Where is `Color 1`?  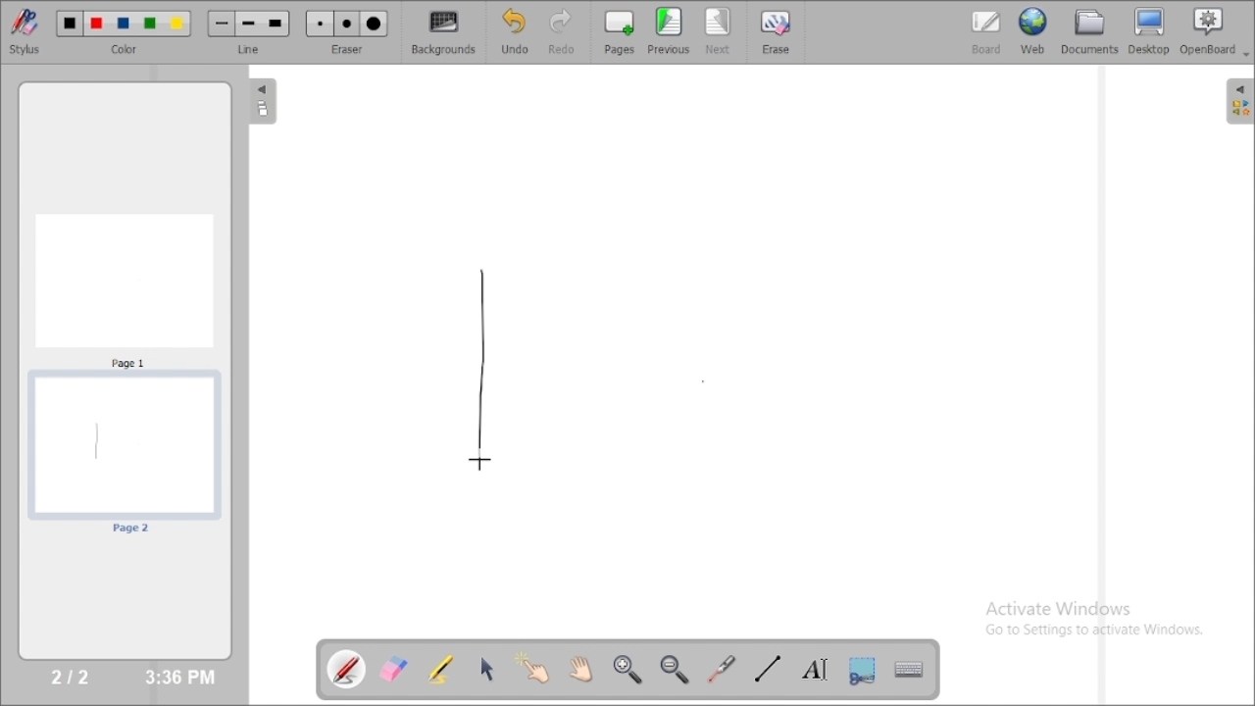
Color 1 is located at coordinates (71, 25).